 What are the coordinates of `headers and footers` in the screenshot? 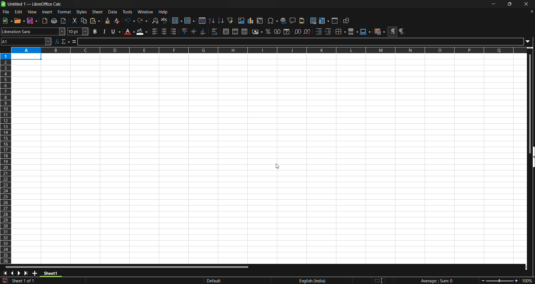 It's located at (303, 21).